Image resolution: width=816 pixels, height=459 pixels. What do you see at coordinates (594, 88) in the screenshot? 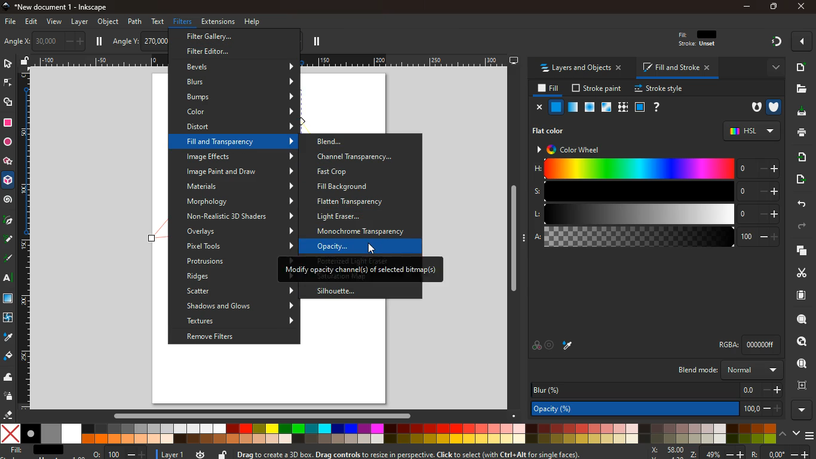
I see `stroke paint` at bounding box center [594, 88].